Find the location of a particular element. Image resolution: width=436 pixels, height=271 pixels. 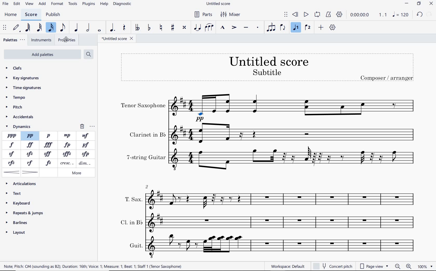

page view is located at coordinates (375, 266).